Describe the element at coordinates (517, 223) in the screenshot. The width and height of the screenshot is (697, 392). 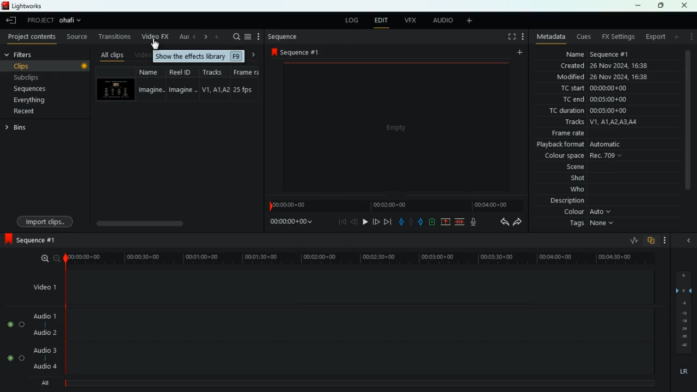
I see `forward` at that location.